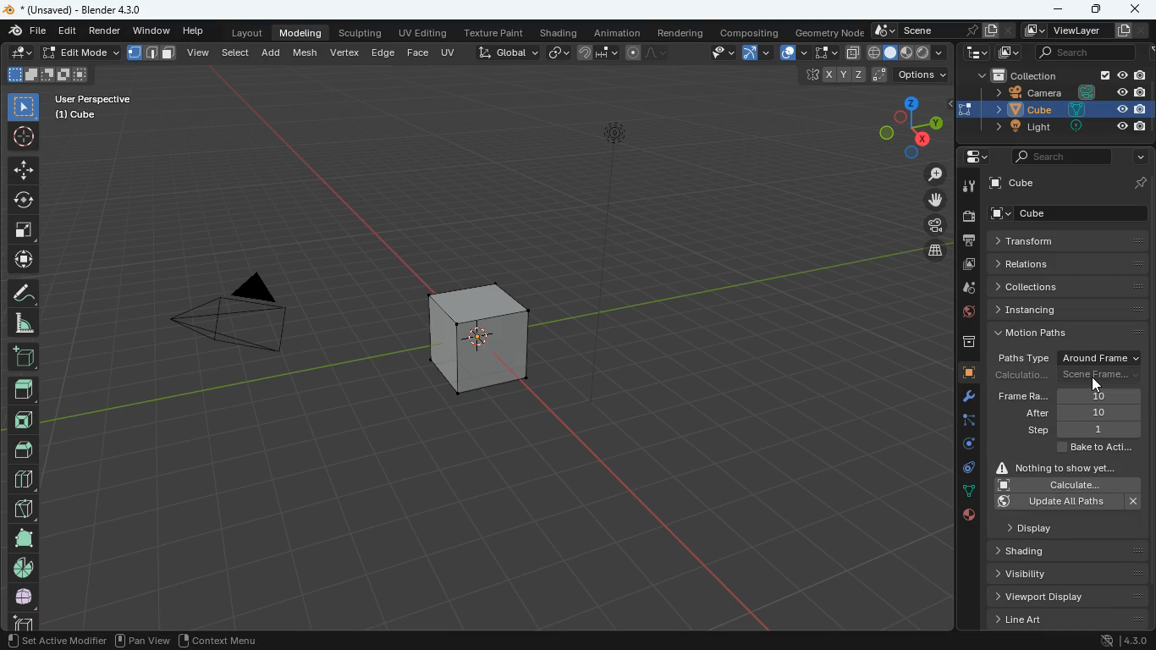 The image size is (1156, 650). What do you see at coordinates (219, 640) in the screenshot?
I see `context menu` at bounding box center [219, 640].